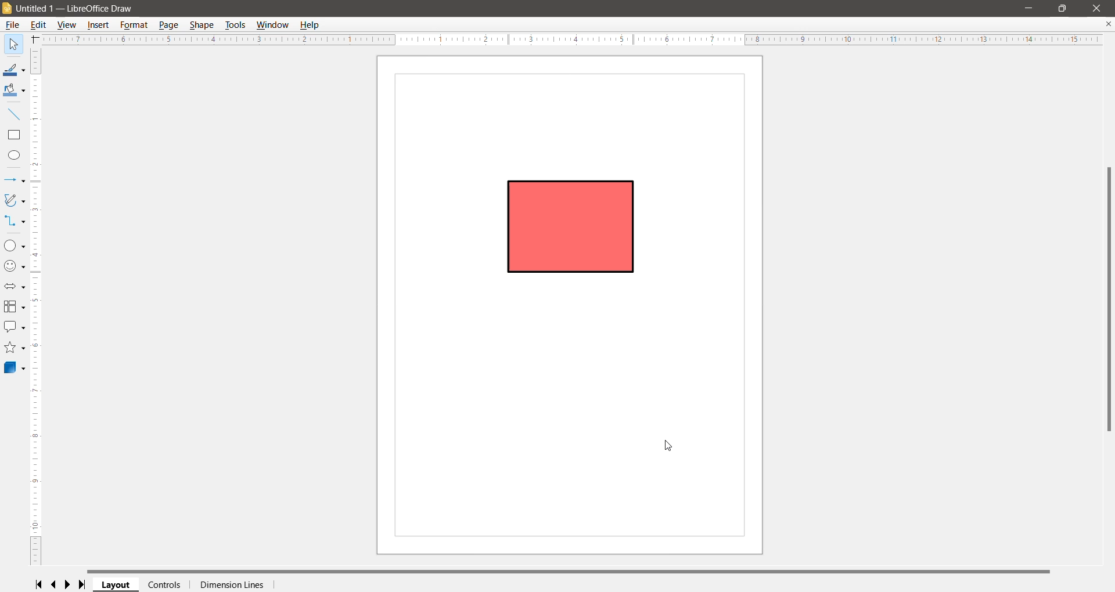 This screenshot has height=592, width=1115. I want to click on Curves and Polygons, so click(14, 200).